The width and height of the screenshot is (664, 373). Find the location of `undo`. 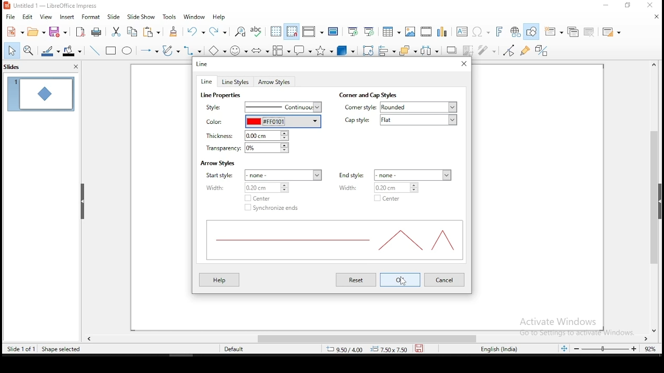

undo is located at coordinates (196, 31).